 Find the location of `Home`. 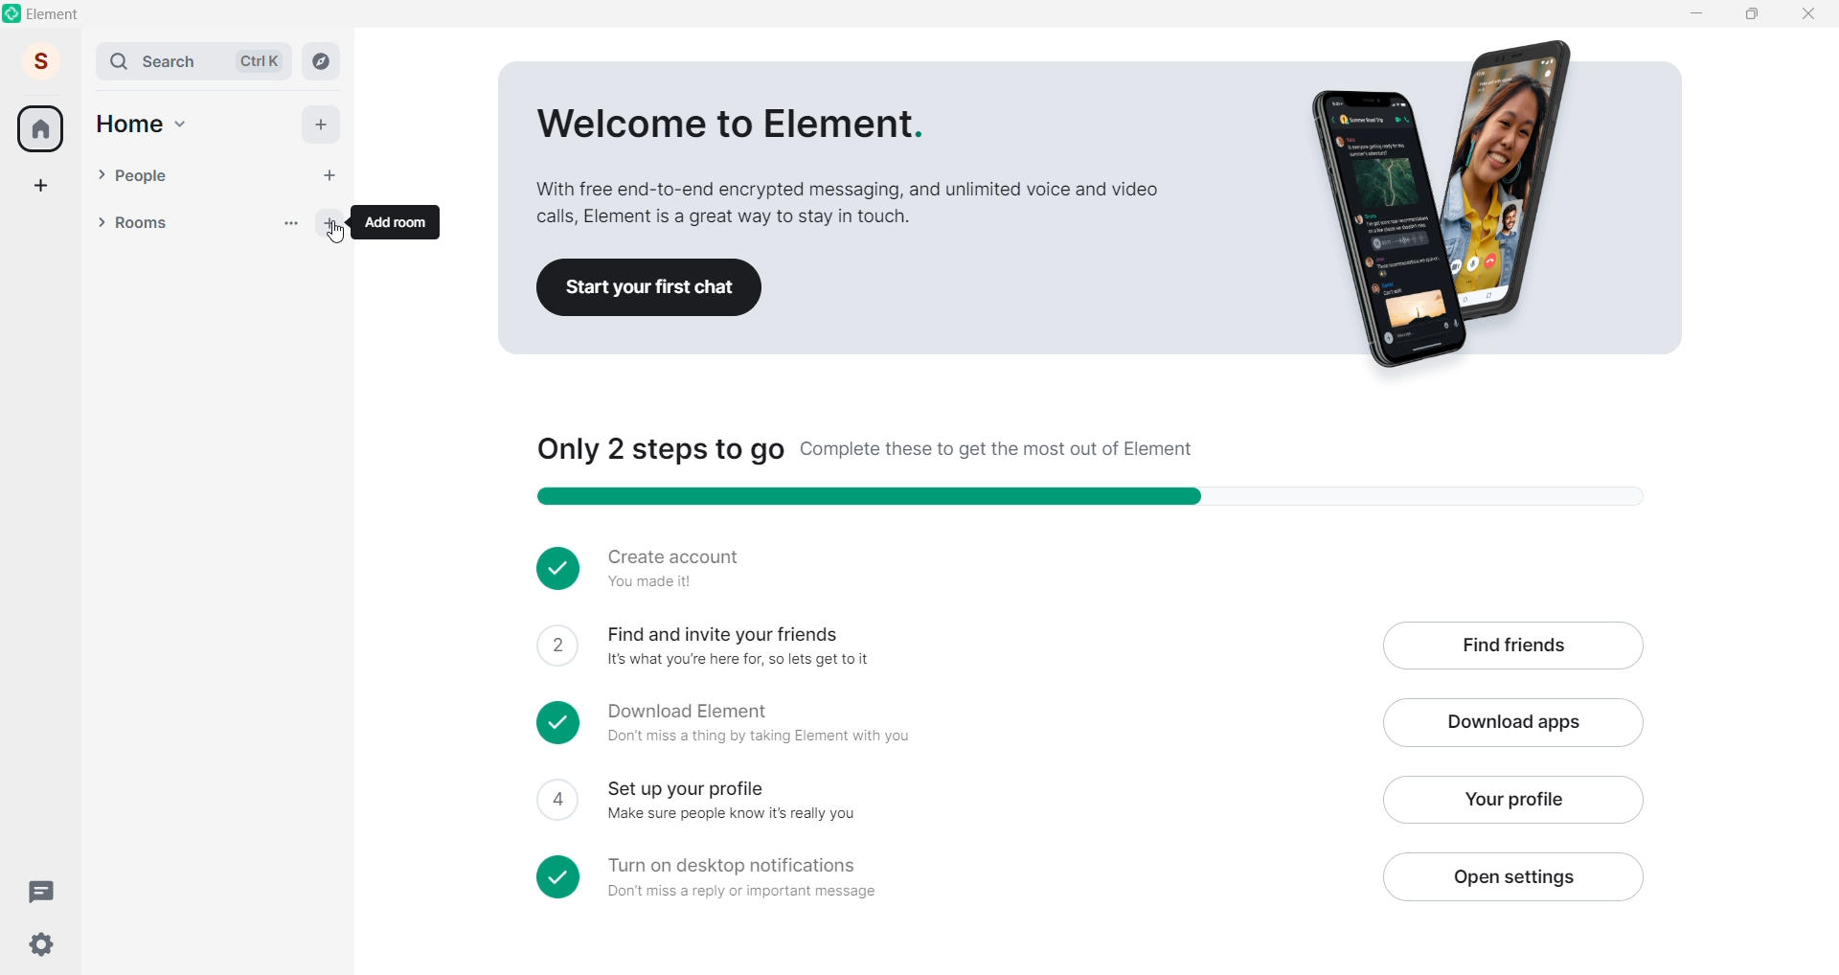

Home is located at coordinates (40, 128).